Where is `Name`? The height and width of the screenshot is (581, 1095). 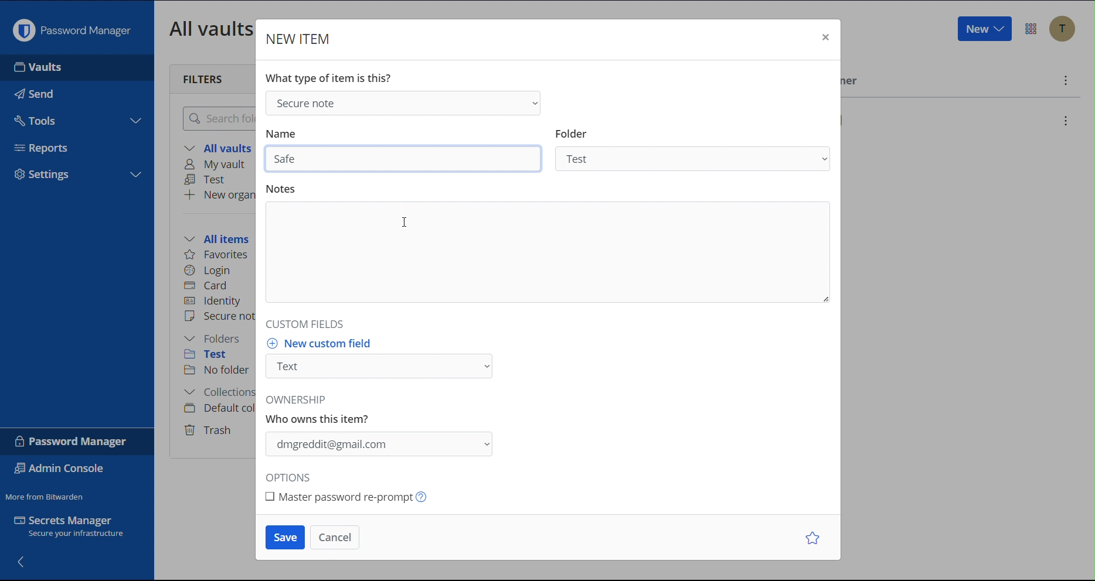 Name is located at coordinates (281, 134).